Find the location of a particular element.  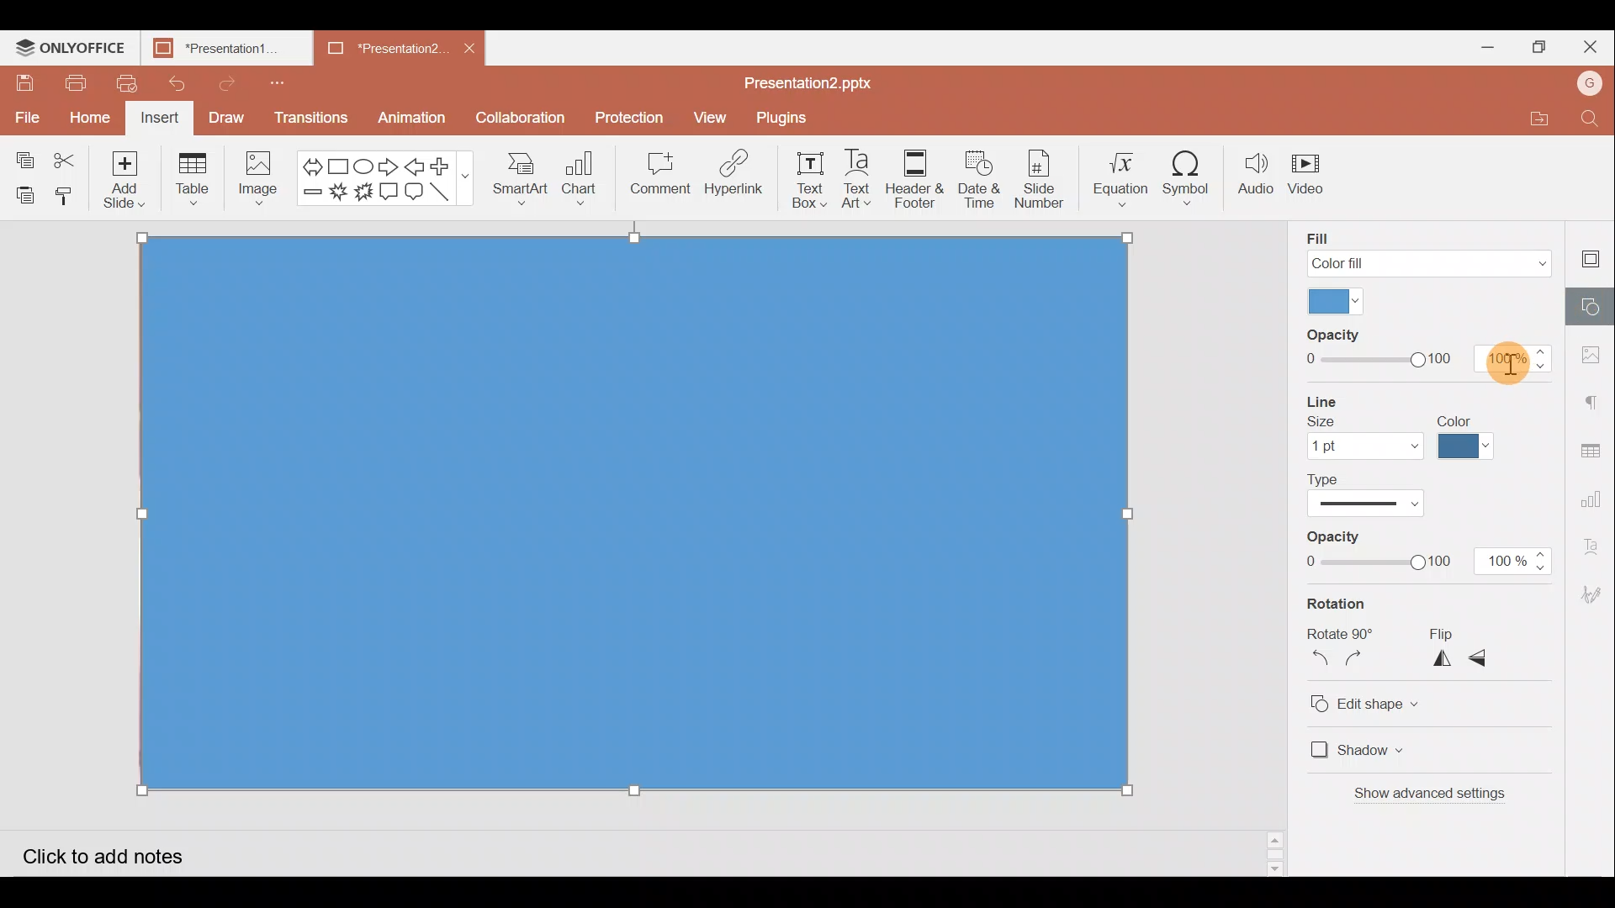

Image settings is located at coordinates (1596, 355).